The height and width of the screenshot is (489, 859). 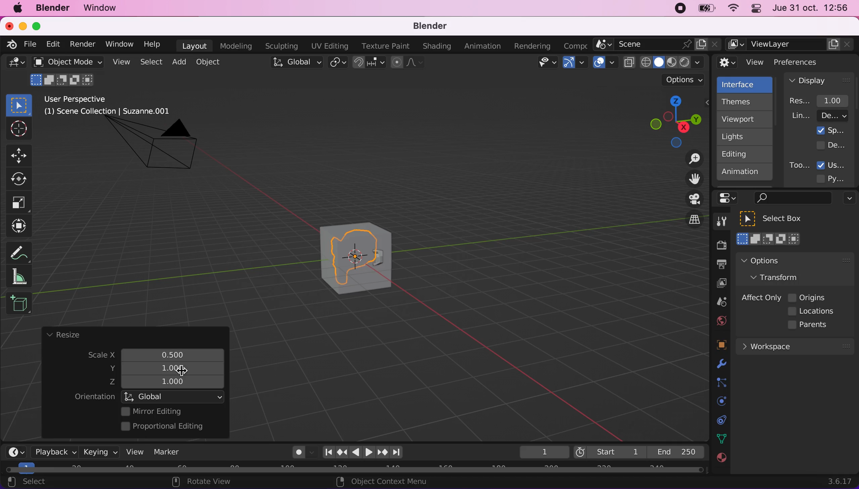 What do you see at coordinates (166, 353) in the screenshot?
I see `scale x` at bounding box center [166, 353].